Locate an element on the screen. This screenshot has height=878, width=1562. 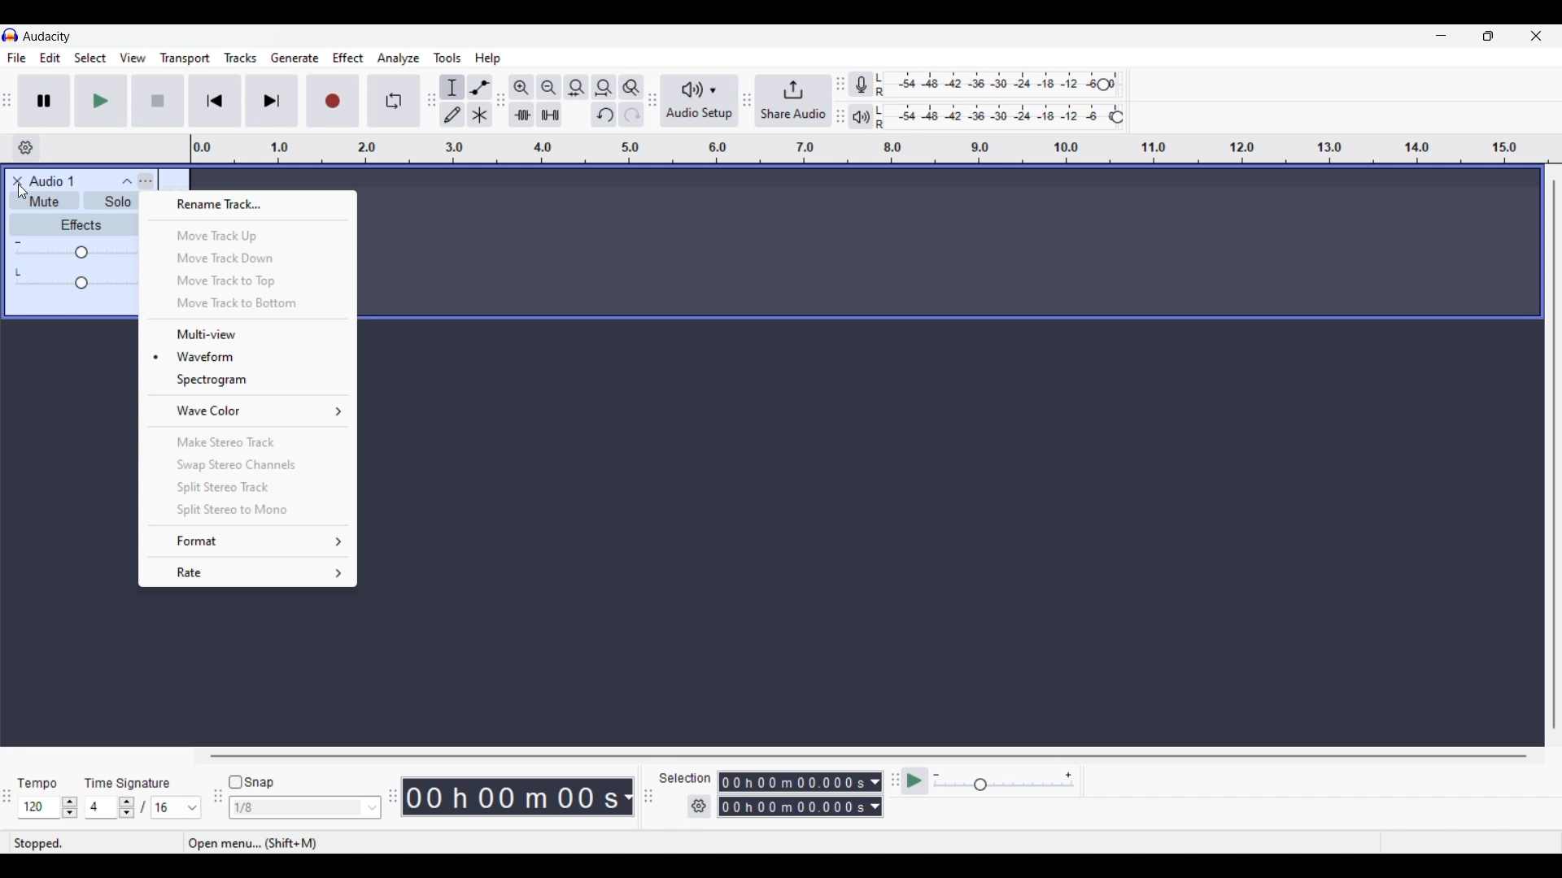
View menu is located at coordinates (133, 58).